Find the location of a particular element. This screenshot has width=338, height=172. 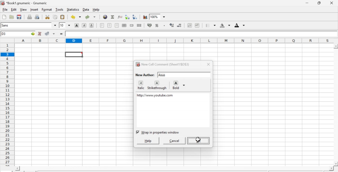

Minimize/Maximize is located at coordinates (320, 3).